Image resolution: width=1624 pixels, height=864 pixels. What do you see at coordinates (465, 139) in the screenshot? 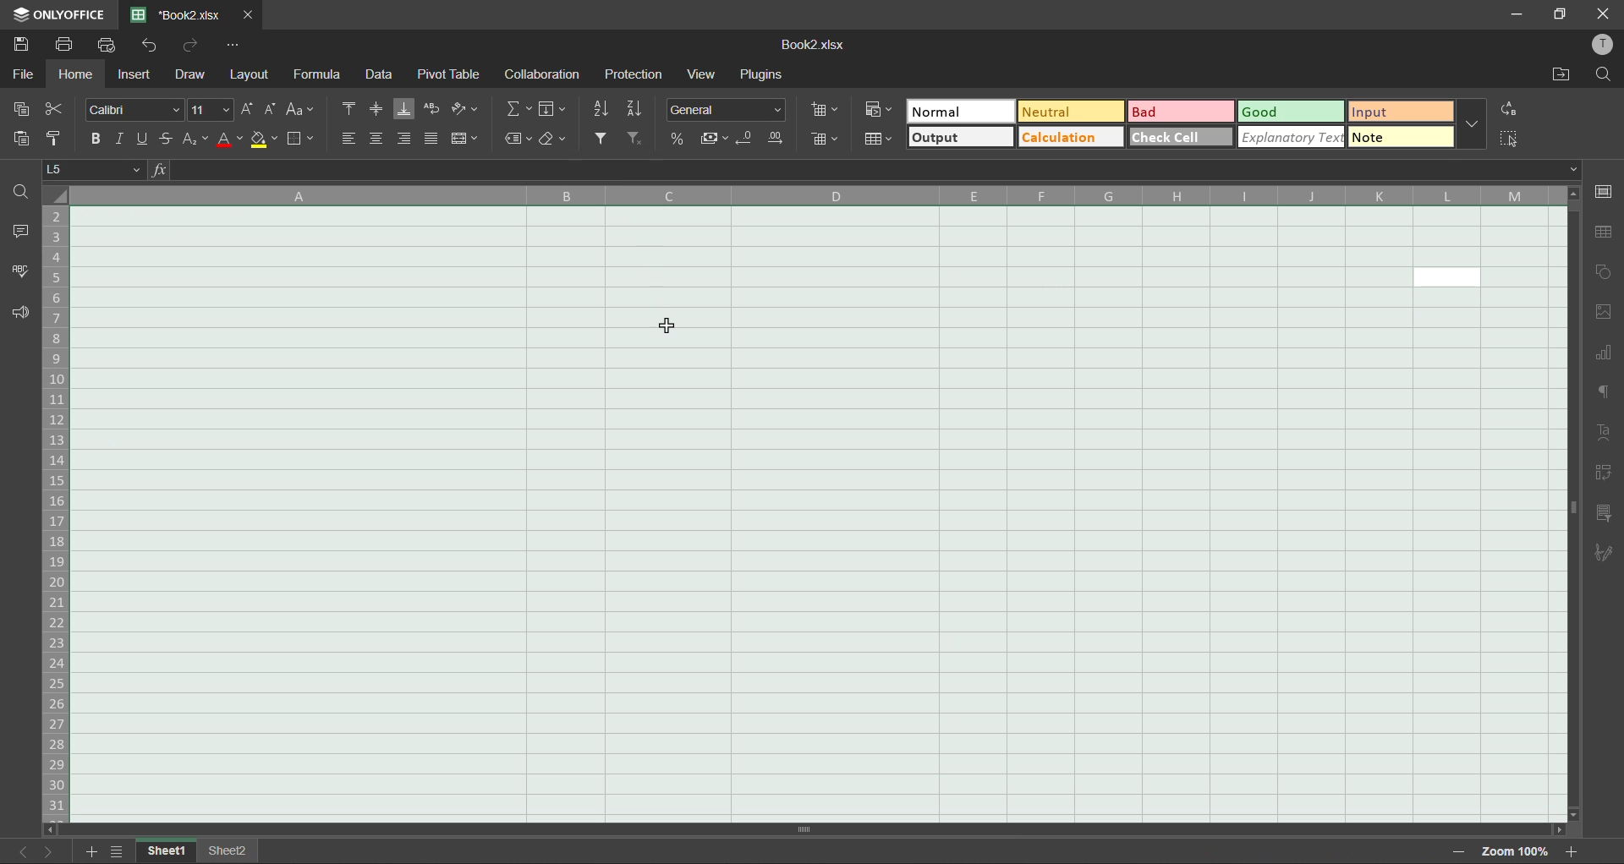
I see `merge and center` at bounding box center [465, 139].